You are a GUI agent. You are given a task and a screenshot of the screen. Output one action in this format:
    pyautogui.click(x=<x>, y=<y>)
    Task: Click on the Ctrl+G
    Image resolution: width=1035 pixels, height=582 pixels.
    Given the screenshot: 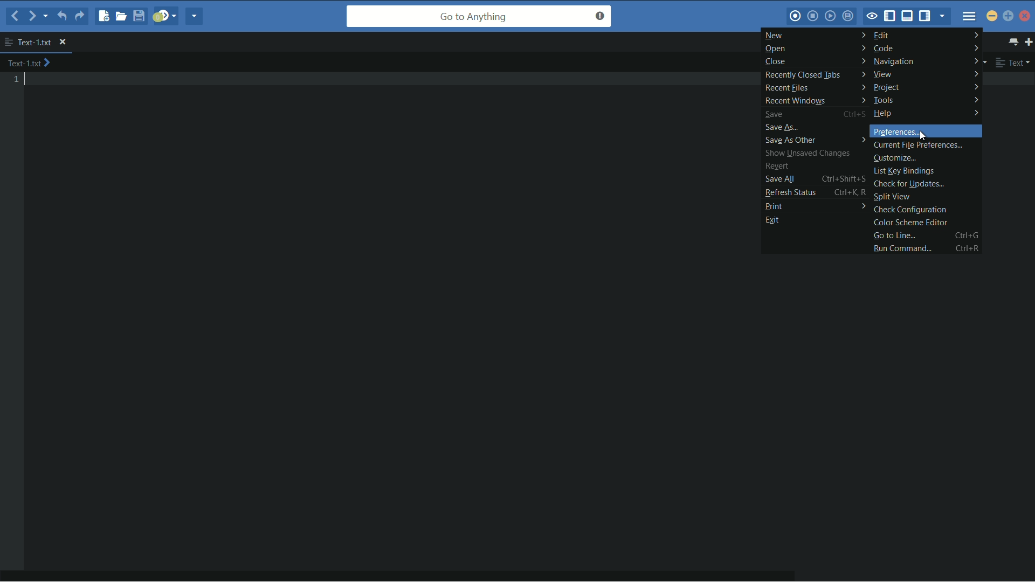 What is the action you would take?
    pyautogui.click(x=969, y=234)
    